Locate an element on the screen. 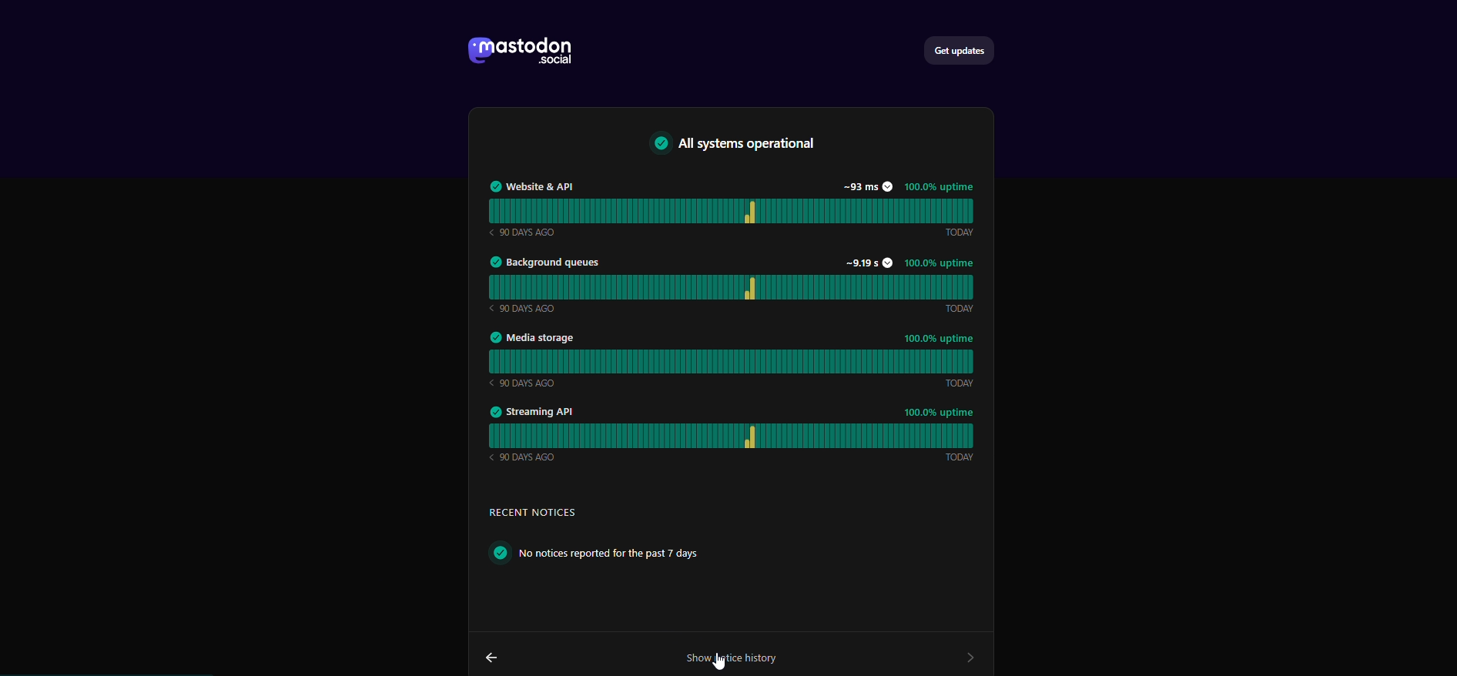 The image size is (1457, 676). back is located at coordinates (494, 651).